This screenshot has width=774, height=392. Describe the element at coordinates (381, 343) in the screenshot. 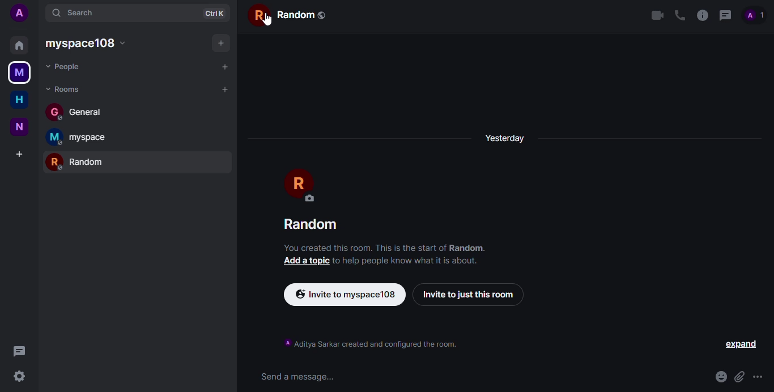

I see `Aditya Sarkar created and configured the room.` at that location.